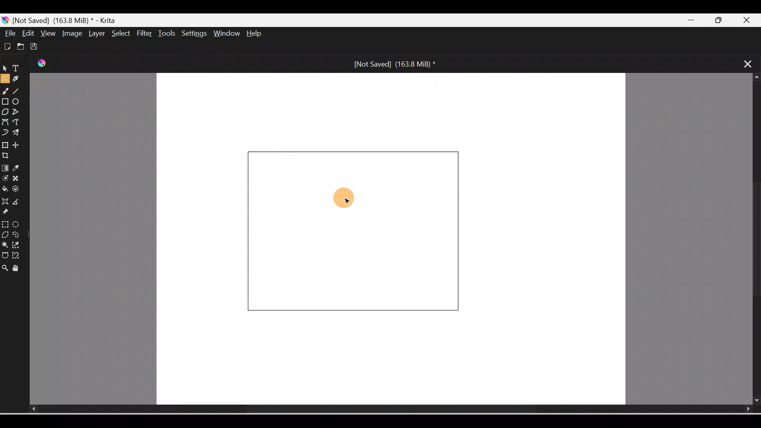  Describe the element at coordinates (5, 80) in the screenshot. I see `Edit shapes tool` at that location.